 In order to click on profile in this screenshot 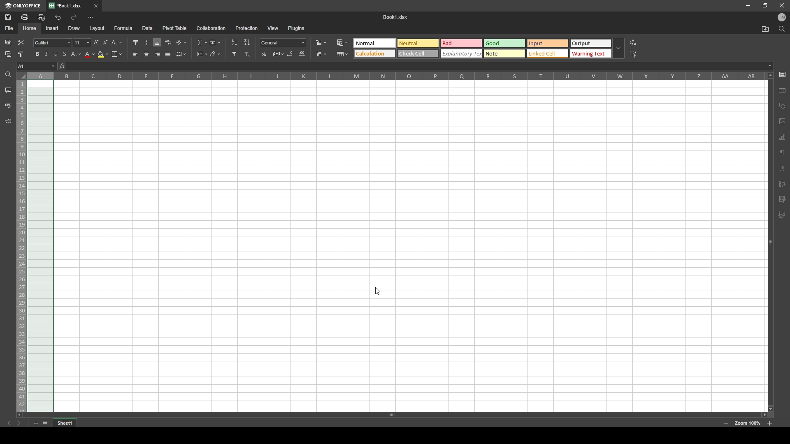, I will do `click(782, 18)`.